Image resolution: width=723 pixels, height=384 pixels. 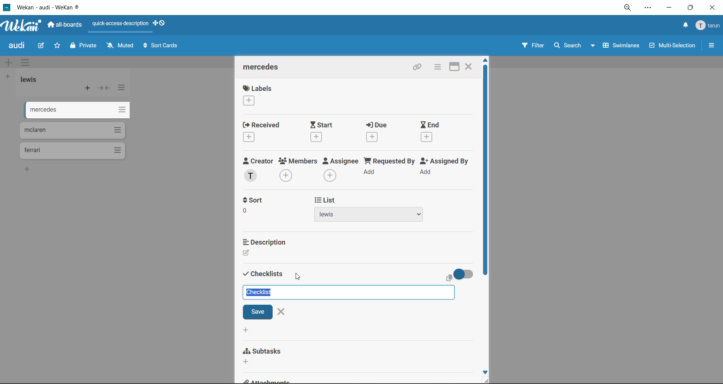 I want to click on edit, so click(x=42, y=45).